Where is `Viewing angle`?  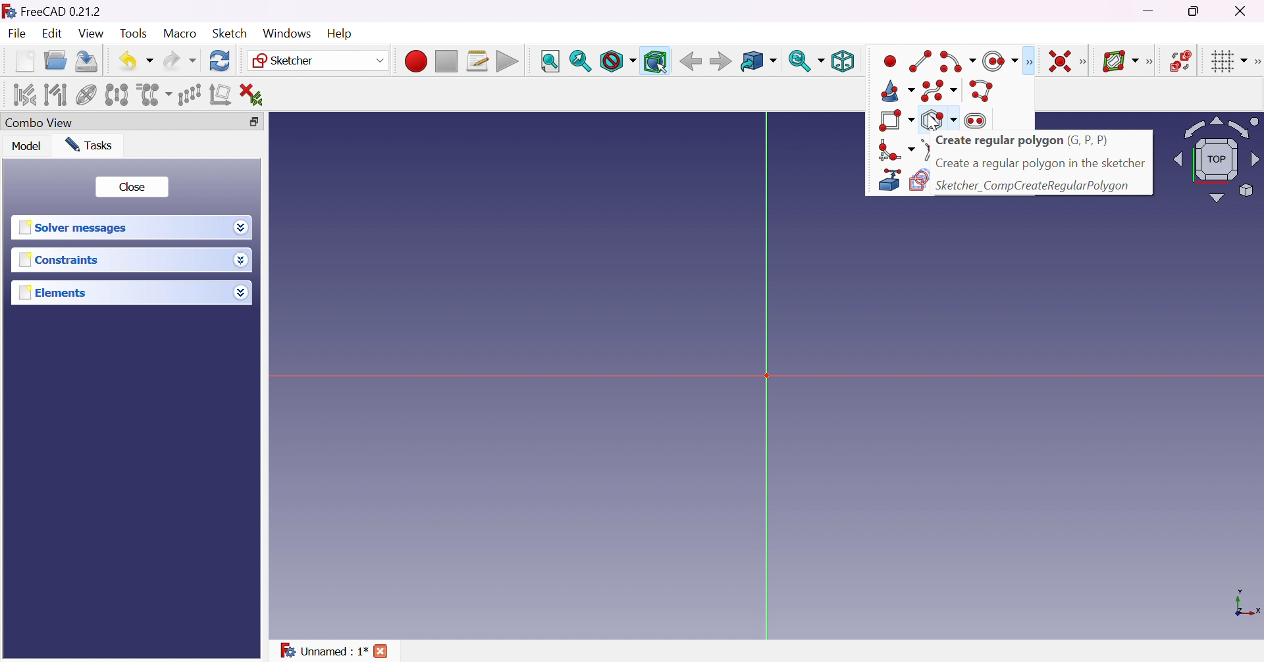
Viewing angle is located at coordinates (1215, 158).